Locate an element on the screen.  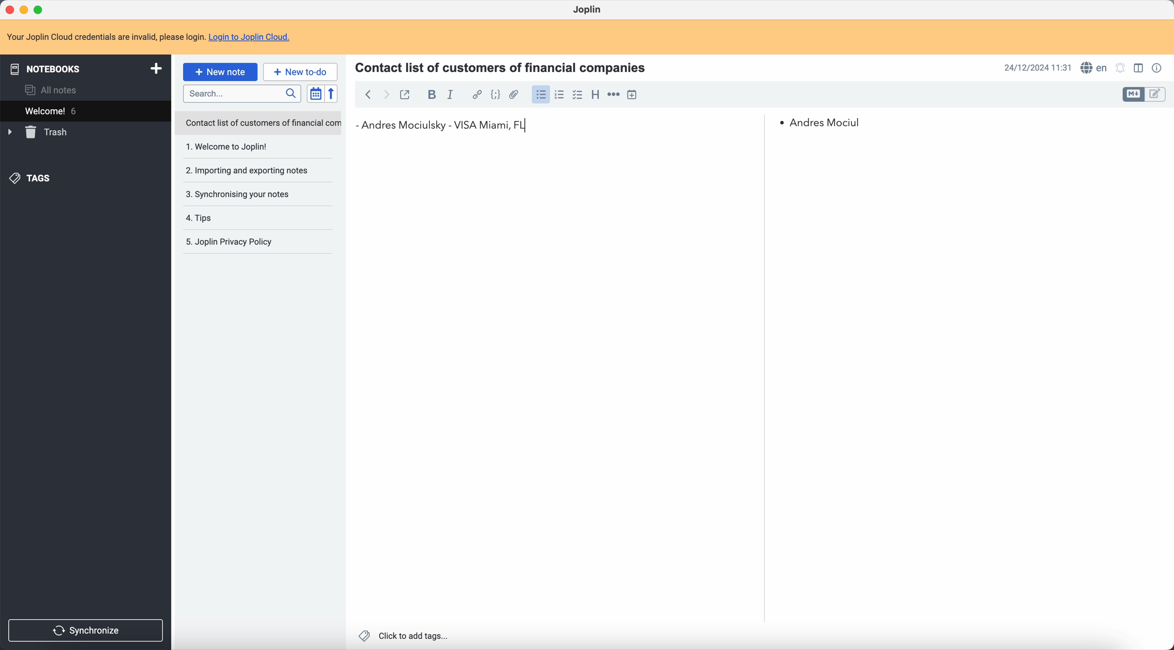
synchronize is located at coordinates (87, 631).